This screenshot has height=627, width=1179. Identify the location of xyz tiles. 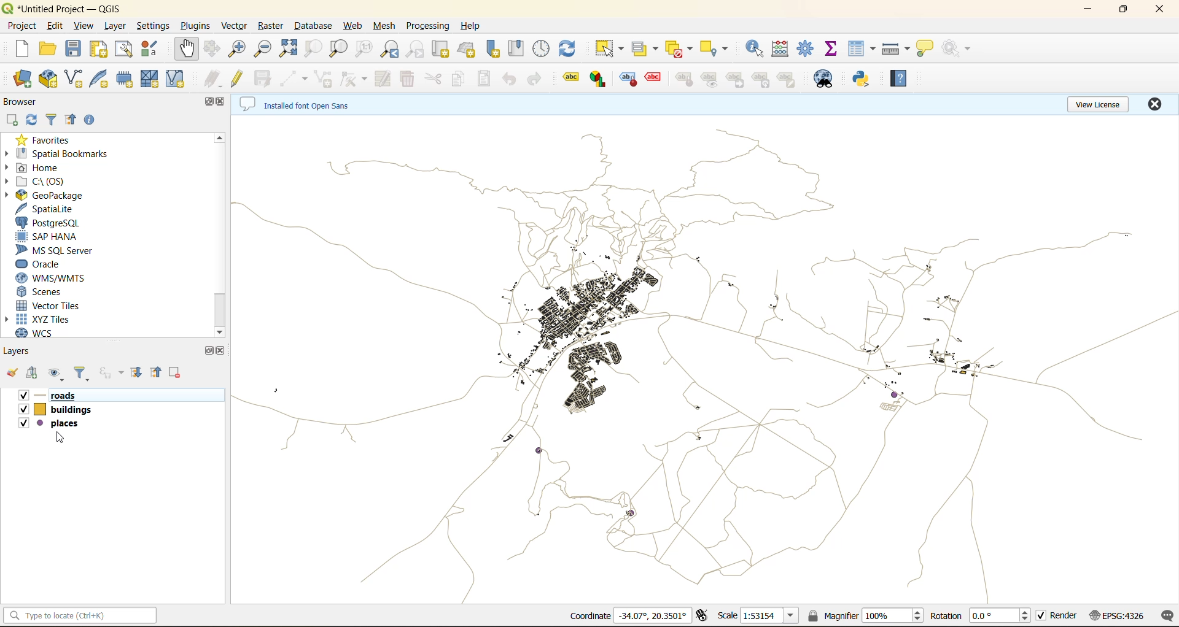
(55, 318).